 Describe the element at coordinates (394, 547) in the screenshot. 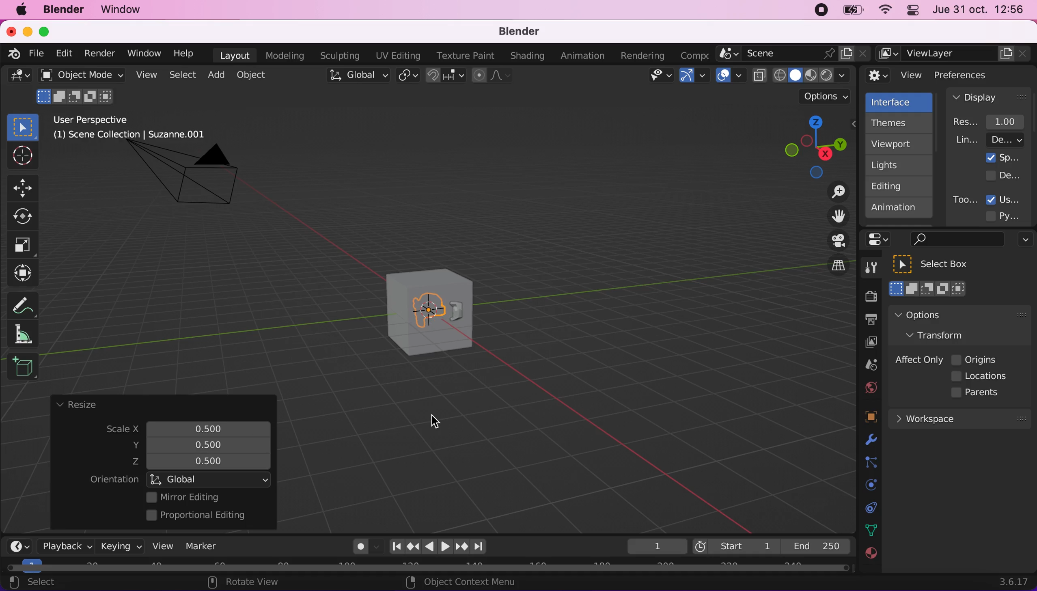

I see `jump to end point` at that location.